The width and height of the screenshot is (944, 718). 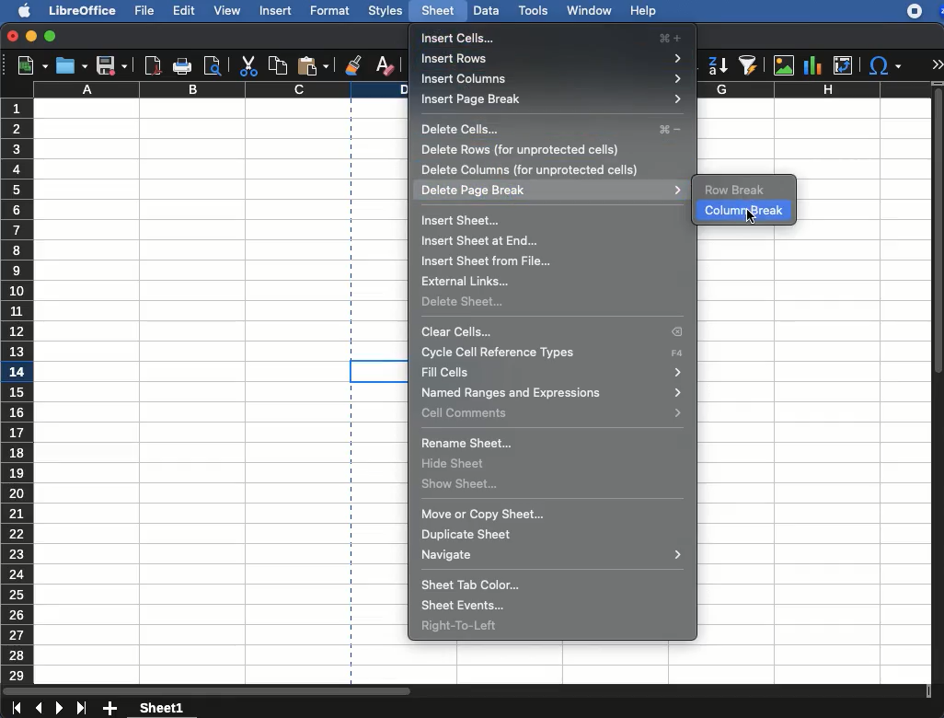 What do you see at coordinates (754, 215) in the screenshot?
I see `click` at bounding box center [754, 215].